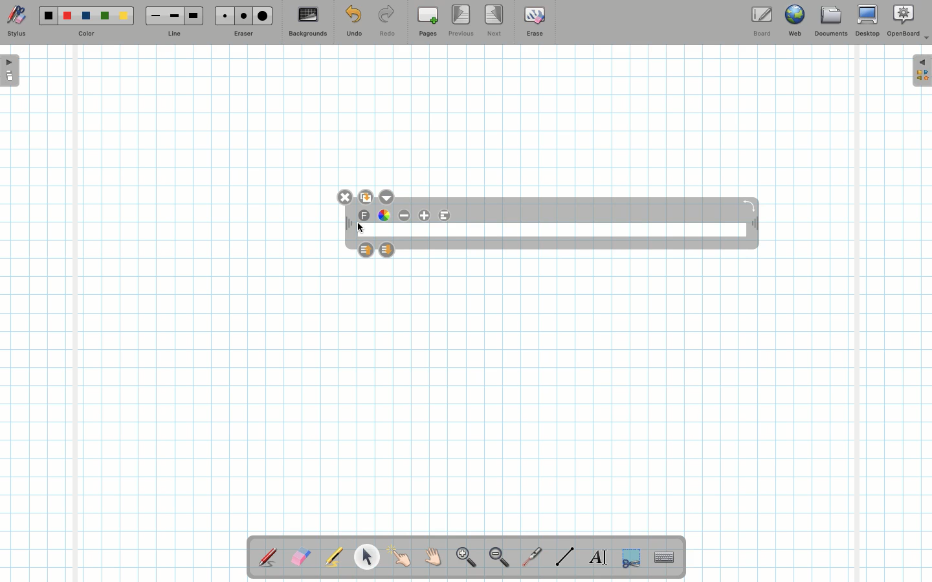 The height and width of the screenshot is (582, 932). What do you see at coordinates (630, 556) in the screenshot?
I see `Selection` at bounding box center [630, 556].